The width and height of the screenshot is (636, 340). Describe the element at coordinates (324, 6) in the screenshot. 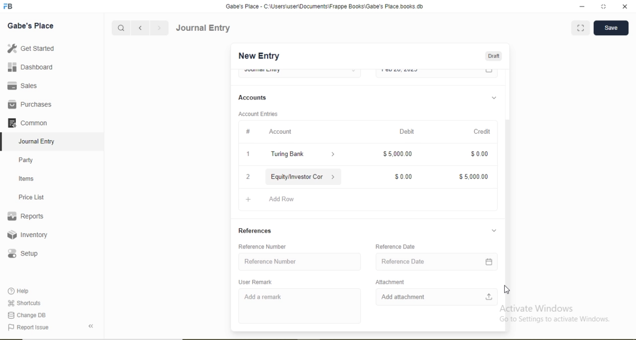

I see `‘Gabe's Place - C:\Users\useriDocuments\Frappe Books\Gabe's Place books db` at that location.